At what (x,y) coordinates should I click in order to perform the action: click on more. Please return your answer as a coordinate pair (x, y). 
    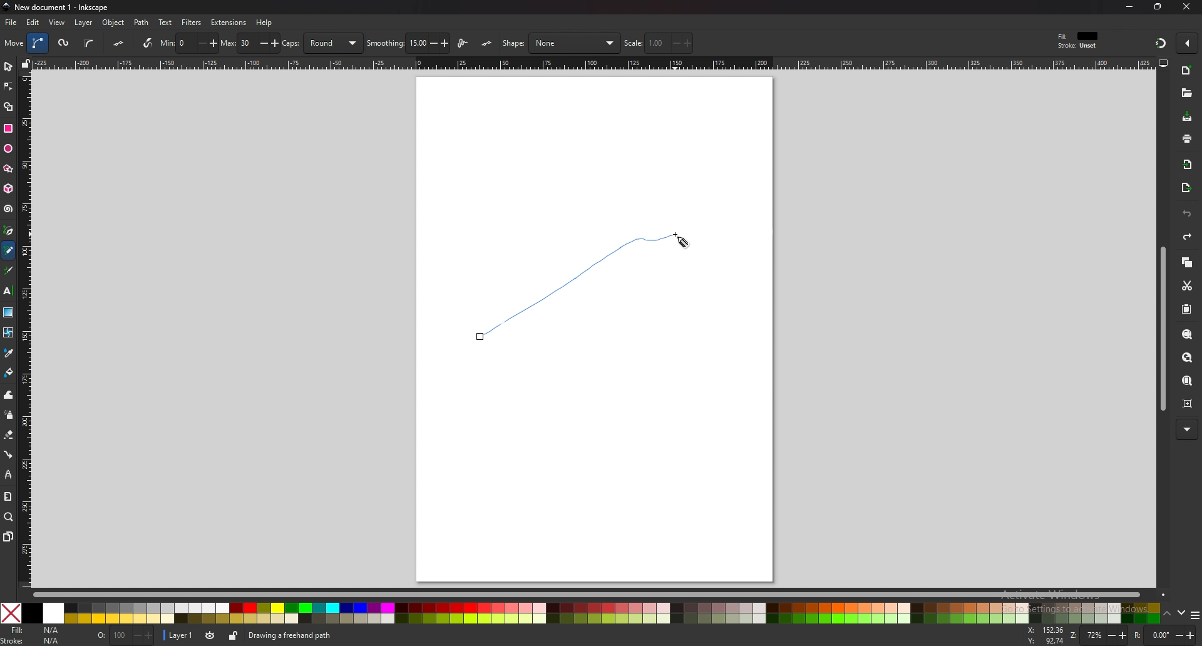
    Looking at the image, I should click on (1187, 429).